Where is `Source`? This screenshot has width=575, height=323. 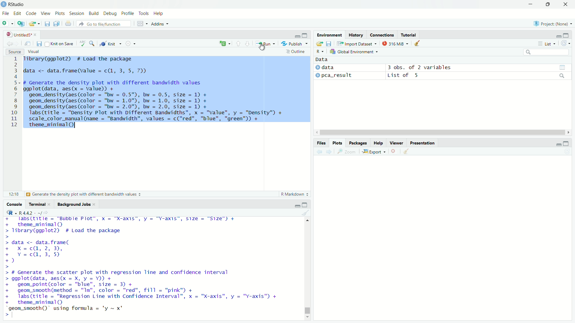
Source is located at coordinates (14, 52).